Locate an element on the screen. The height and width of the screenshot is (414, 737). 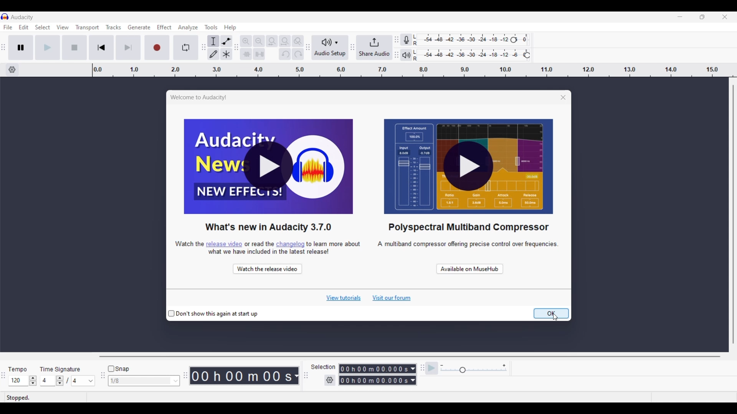
Draw tool is located at coordinates (213, 54).